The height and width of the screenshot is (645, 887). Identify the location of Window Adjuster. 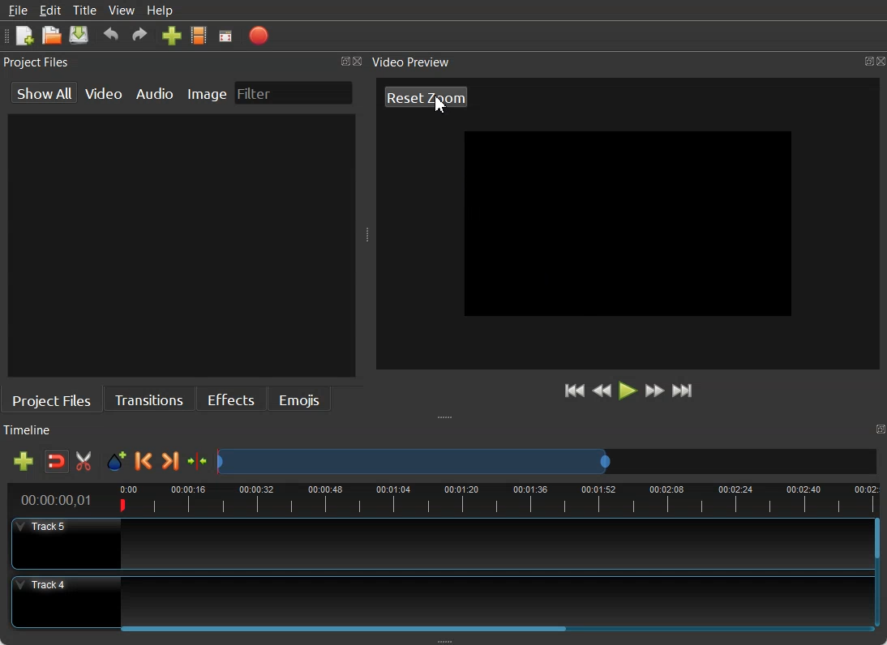
(443, 640).